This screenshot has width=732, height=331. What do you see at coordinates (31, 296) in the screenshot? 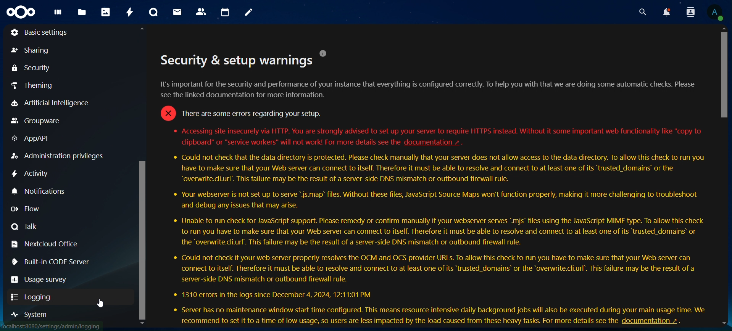
I see `logging` at bounding box center [31, 296].